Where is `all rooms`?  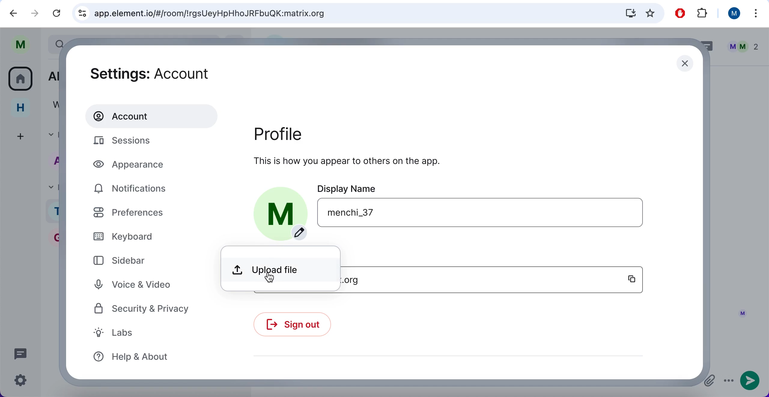 all rooms is located at coordinates (20, 81).